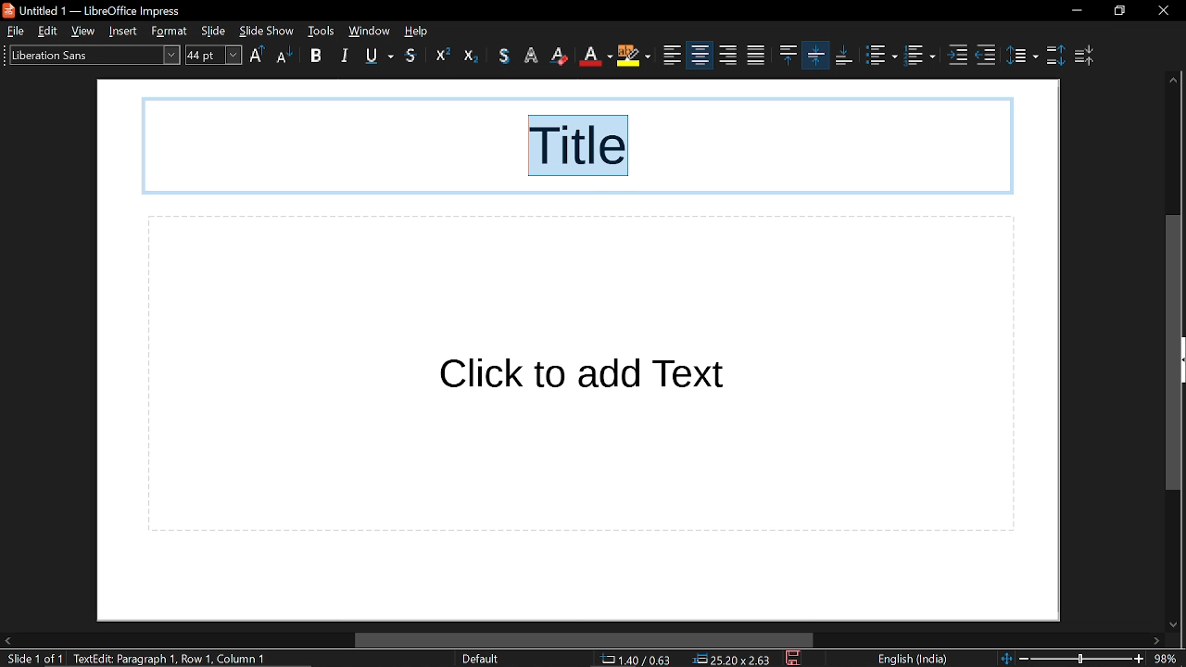  What do you see at coordinates (471, 56) in the screenshot?
I see `subscript` at bounding box center [471, 56].